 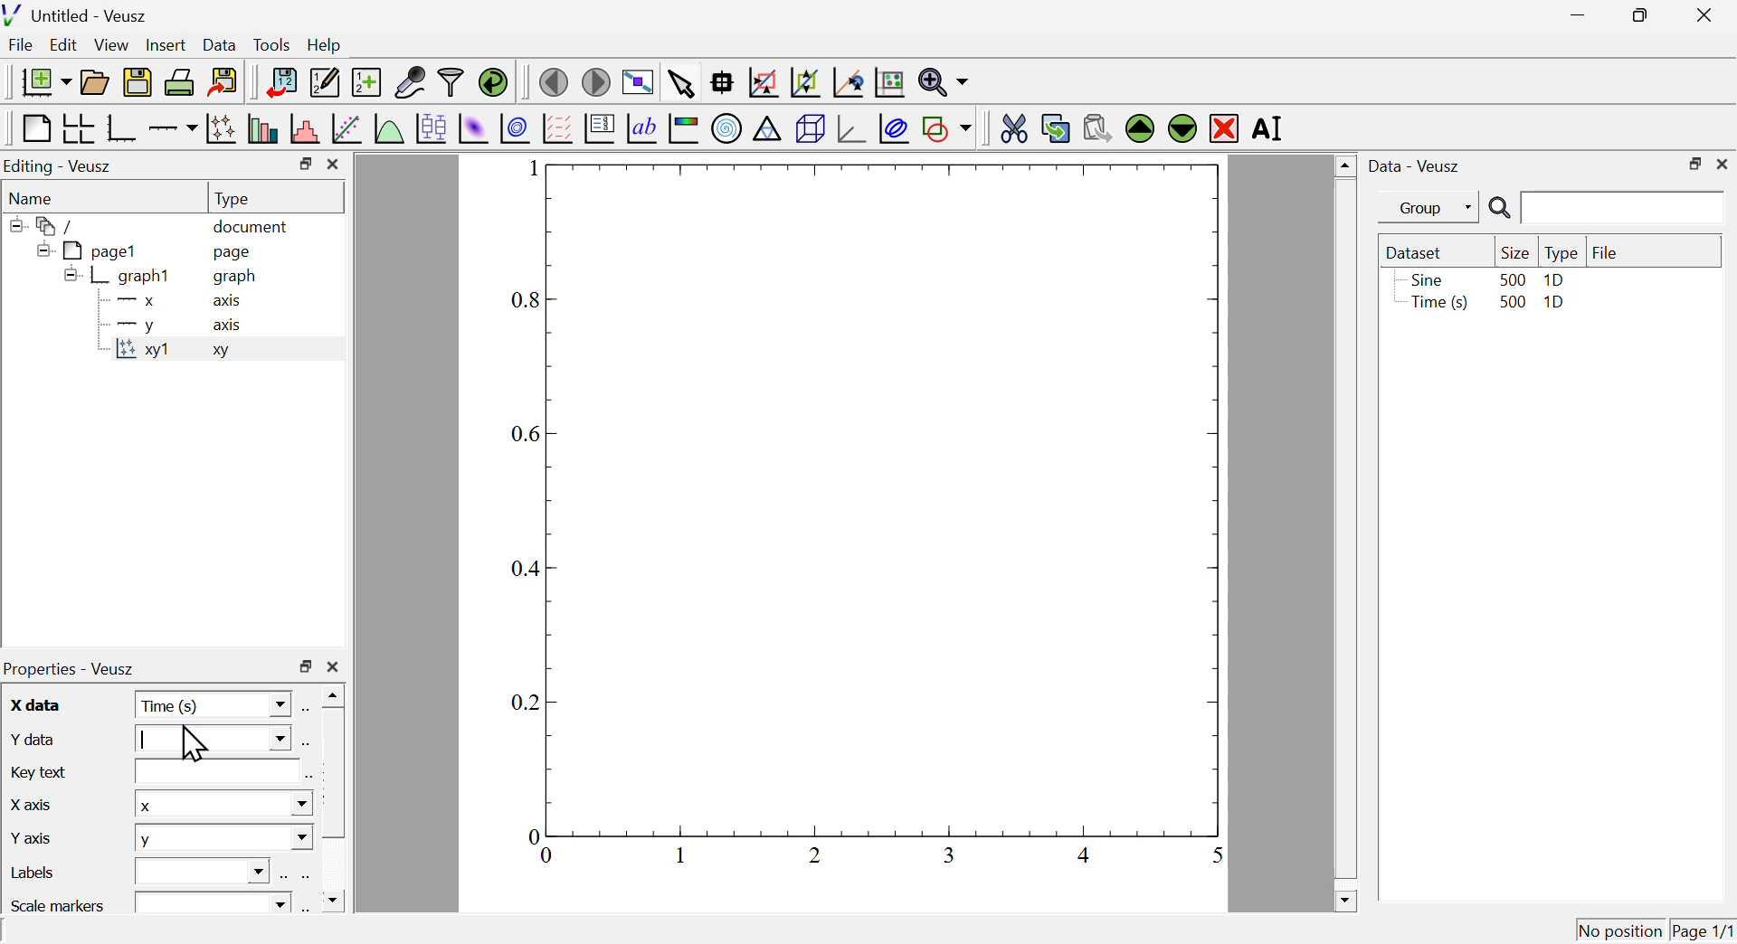 What do you see at coordinates (223, 60) in the screenshot?
I see `cursor` at bounding box center [223, 60].